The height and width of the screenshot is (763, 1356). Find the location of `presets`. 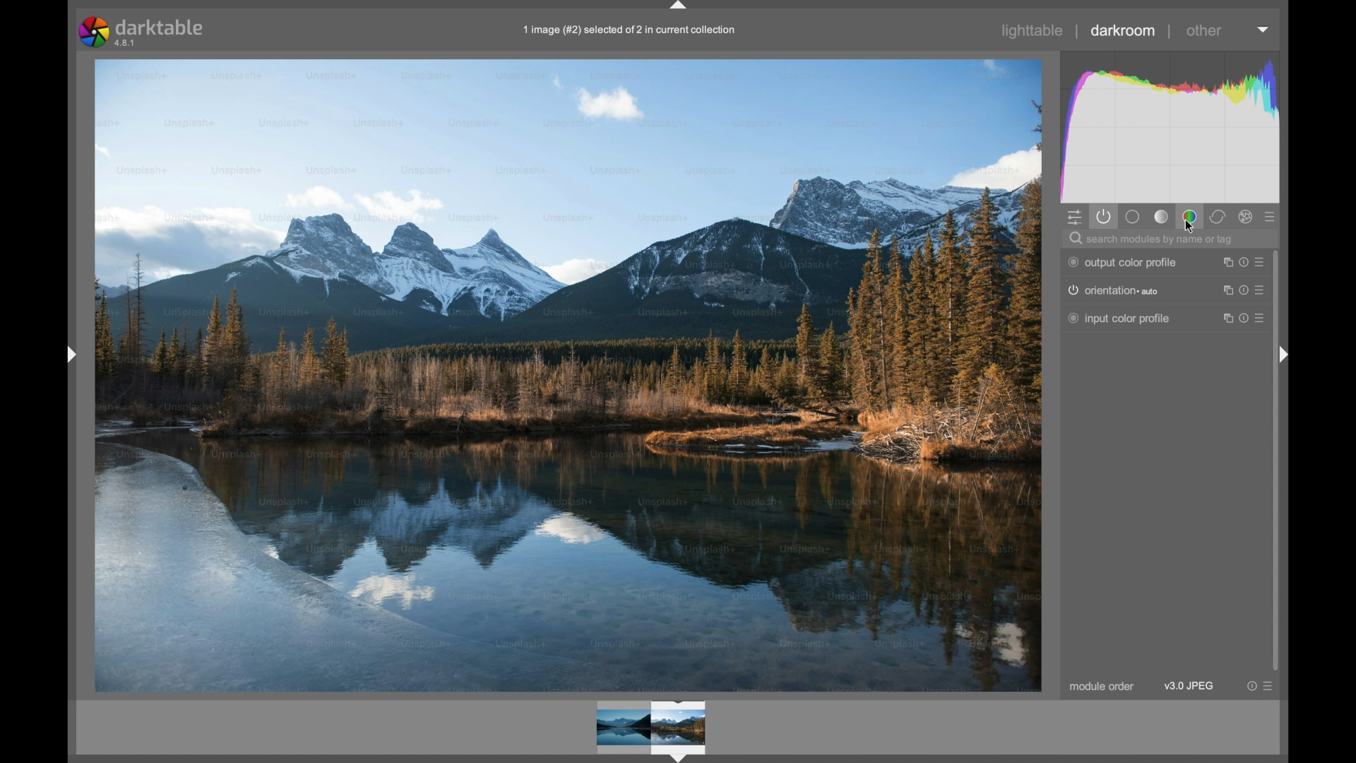

presets is located at coordinates (1271, 686).